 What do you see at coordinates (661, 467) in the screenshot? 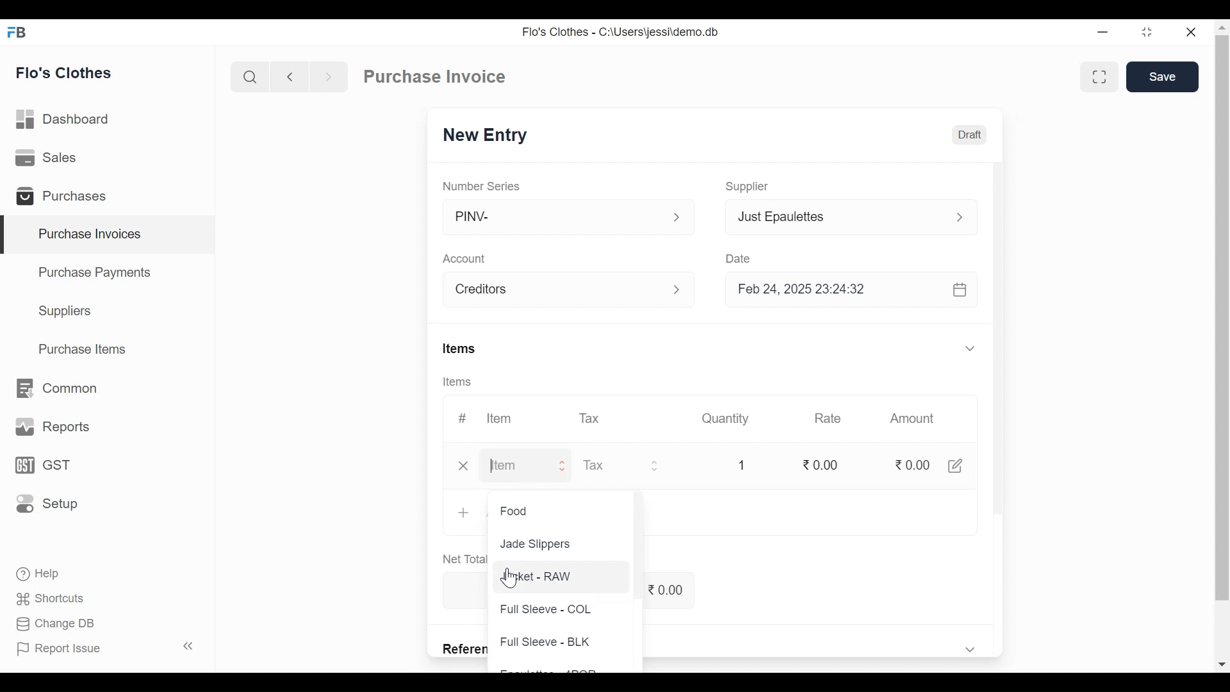
I see `Expand` at bounding box center [661, 467].